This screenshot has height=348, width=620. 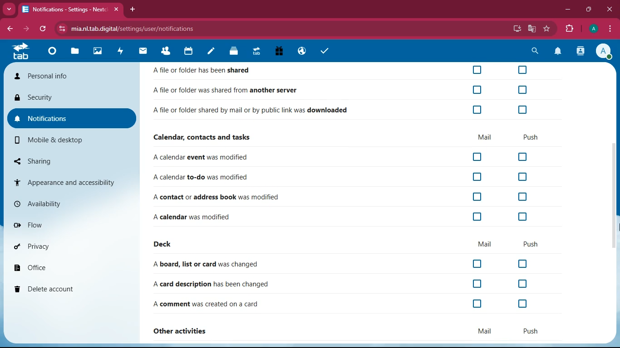 I want to click on off, so click(x=522, y=305).